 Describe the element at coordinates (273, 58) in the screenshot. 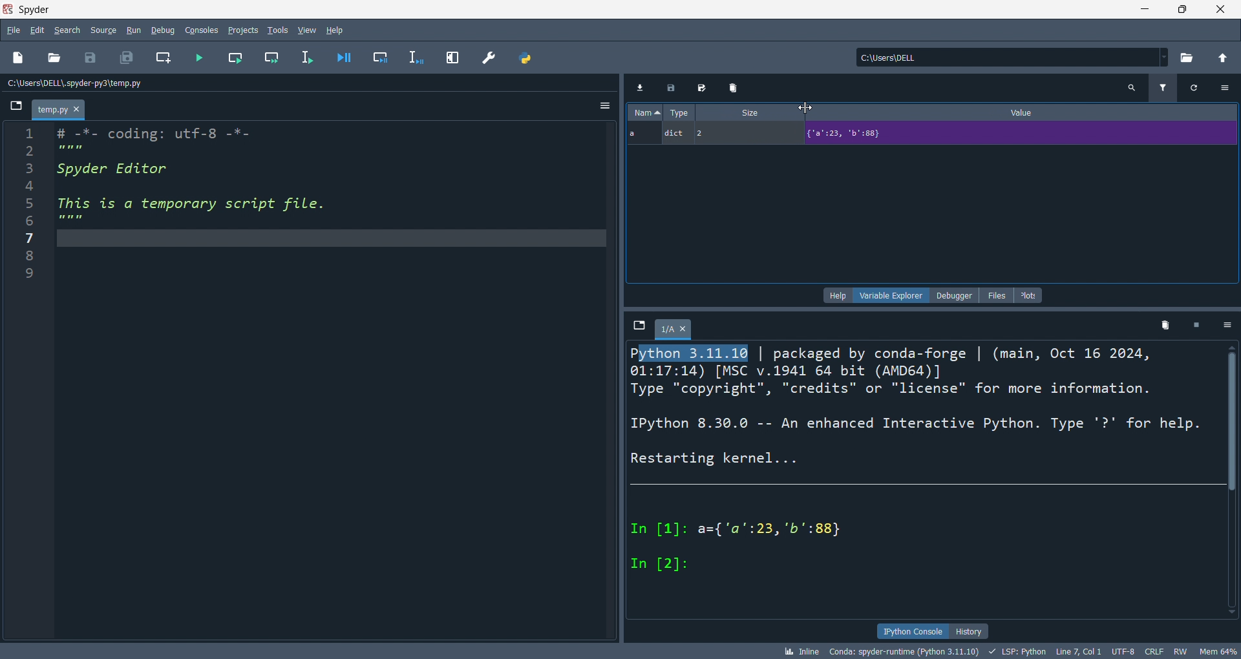

I see `run cell and move` at that location.